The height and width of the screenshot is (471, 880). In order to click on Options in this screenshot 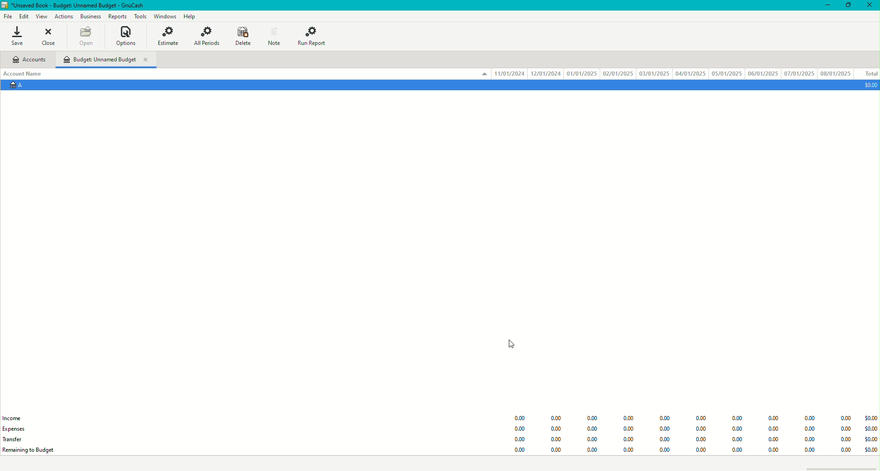, I will do `click(127, 37)`.